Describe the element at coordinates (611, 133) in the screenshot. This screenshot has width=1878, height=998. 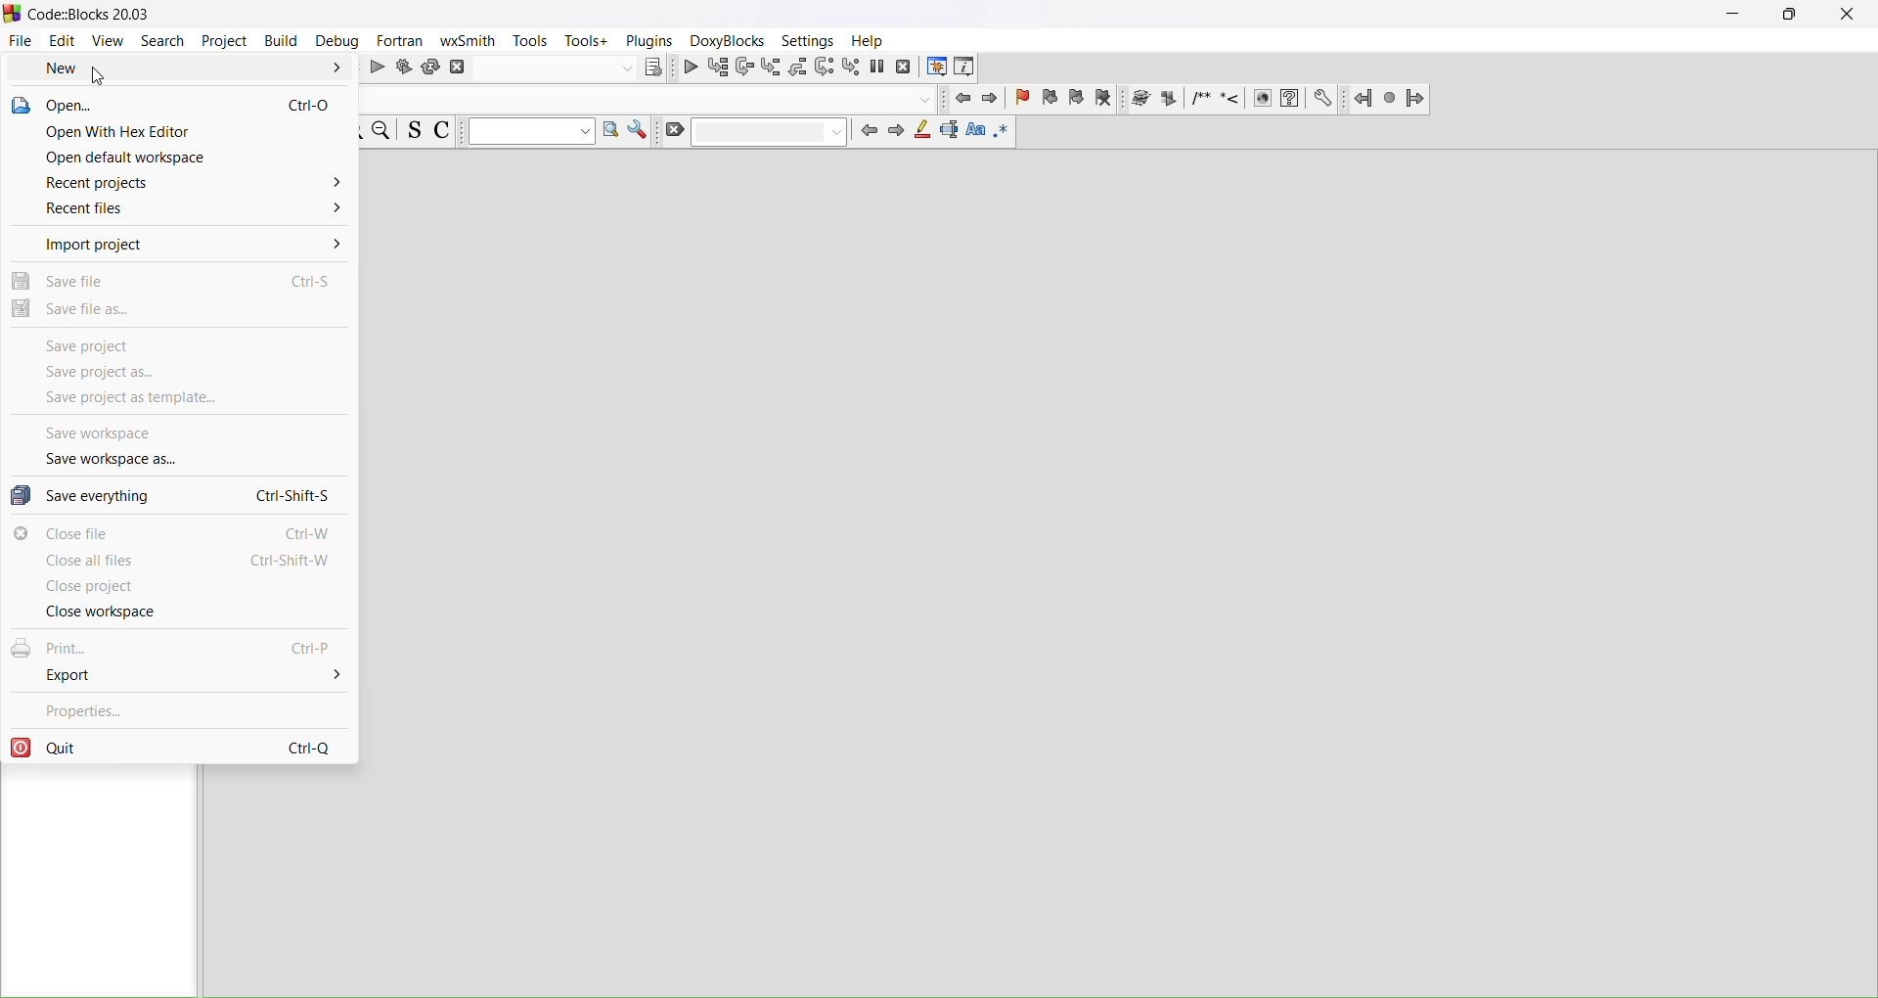
I see `run search` at that location.